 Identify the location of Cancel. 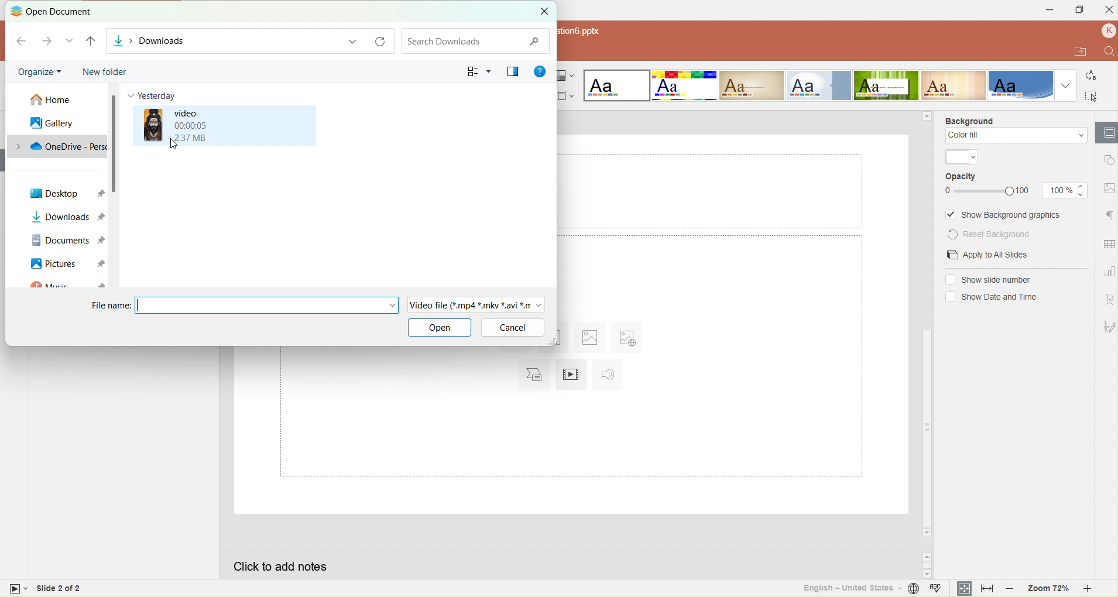
(511, 328).